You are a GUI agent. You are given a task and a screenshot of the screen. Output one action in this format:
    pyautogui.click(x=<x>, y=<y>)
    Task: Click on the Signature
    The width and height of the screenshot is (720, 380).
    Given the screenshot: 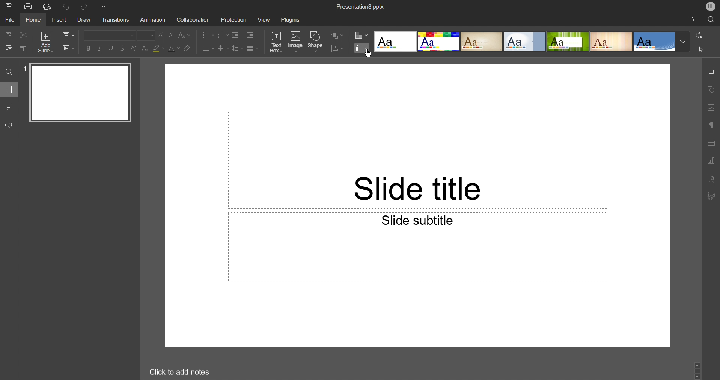 What is the action you would take?
    pyautogui.click(x=711, y=196)
    